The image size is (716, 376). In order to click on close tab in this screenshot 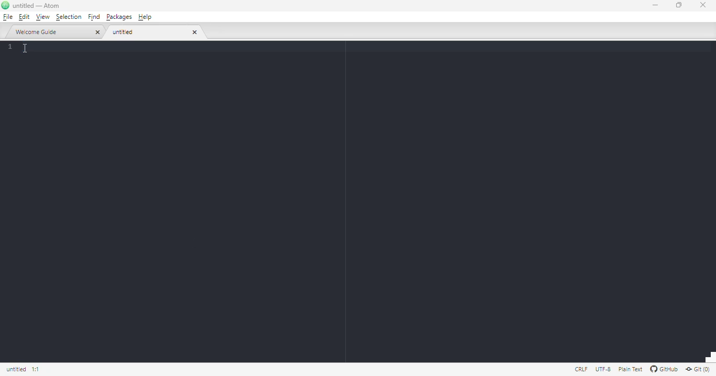, I will do `click(195, 32)`.